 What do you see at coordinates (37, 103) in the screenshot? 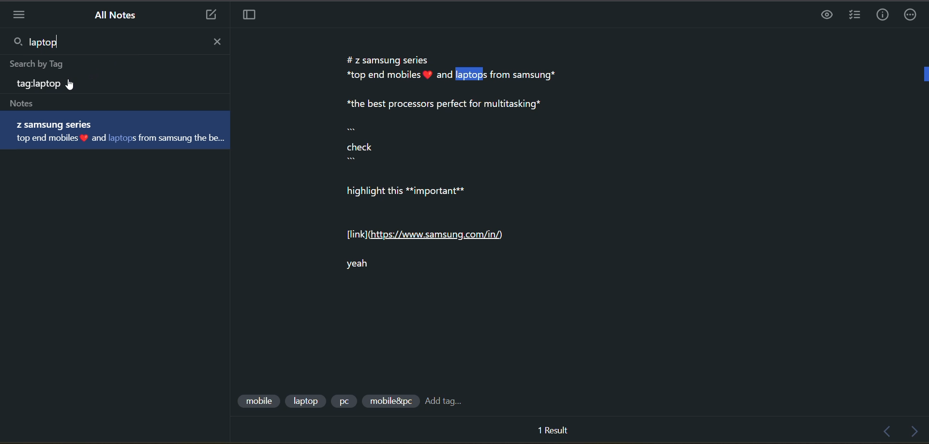
I see `notes` at bounding box center [37, 103].